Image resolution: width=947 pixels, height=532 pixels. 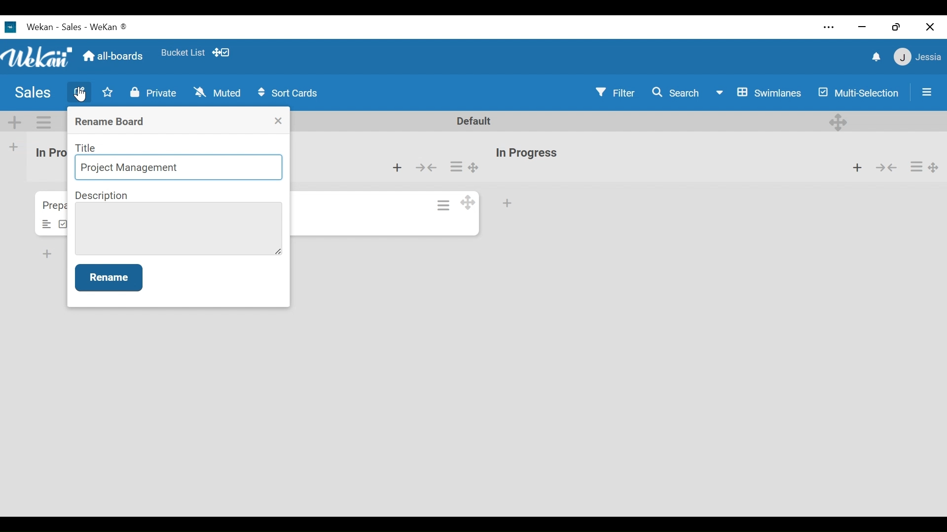 I want to click on Add card to the top of the list, so click(x=856, y=166).